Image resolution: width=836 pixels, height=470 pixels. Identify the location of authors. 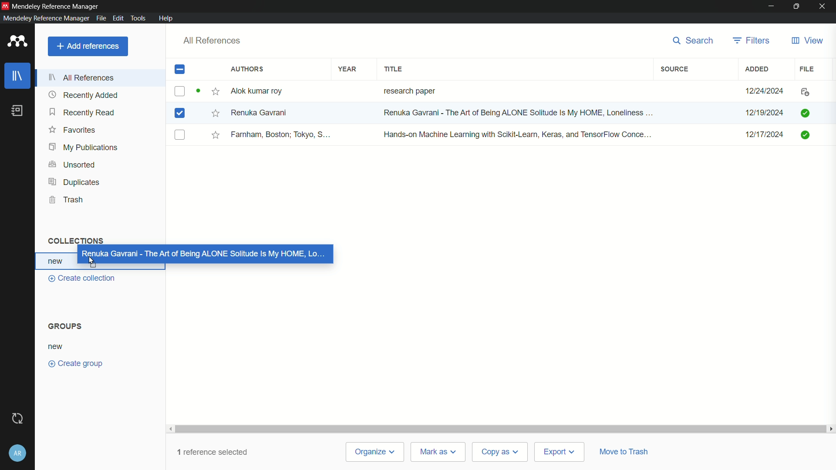
(249, 69).